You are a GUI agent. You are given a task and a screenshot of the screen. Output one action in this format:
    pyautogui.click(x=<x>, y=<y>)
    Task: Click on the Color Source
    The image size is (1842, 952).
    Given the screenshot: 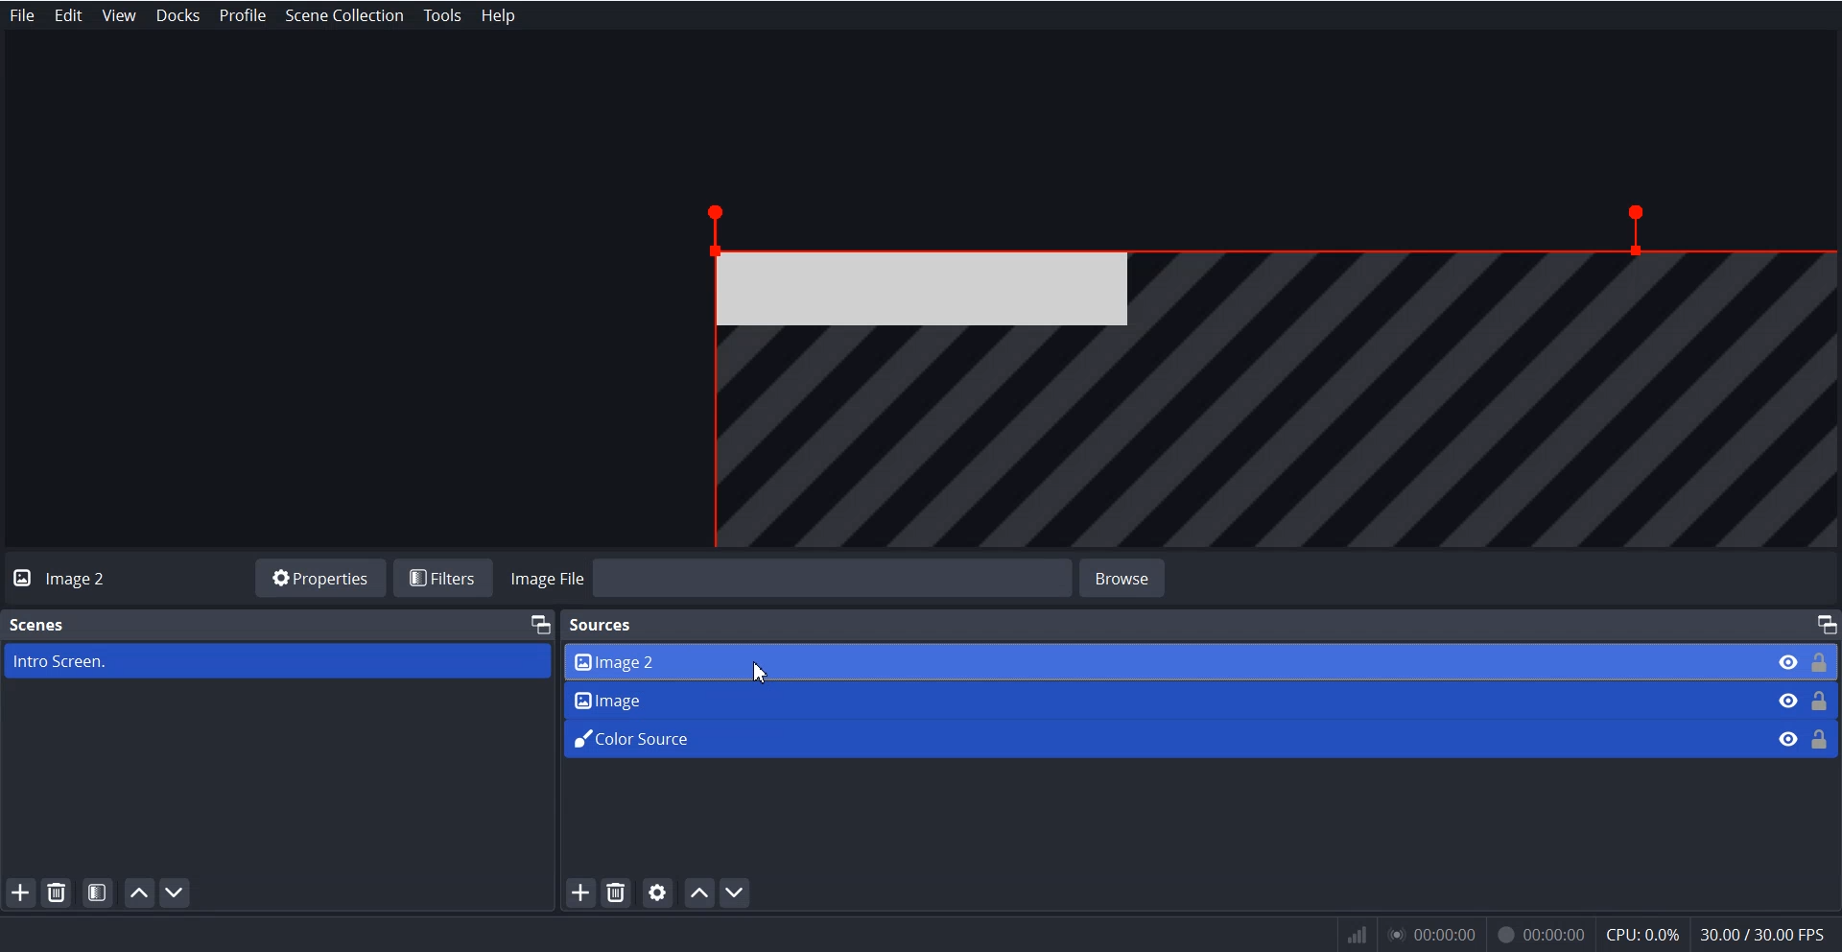 What is the action you would take?
    pyautogui.click(x=1159, y=736)
    